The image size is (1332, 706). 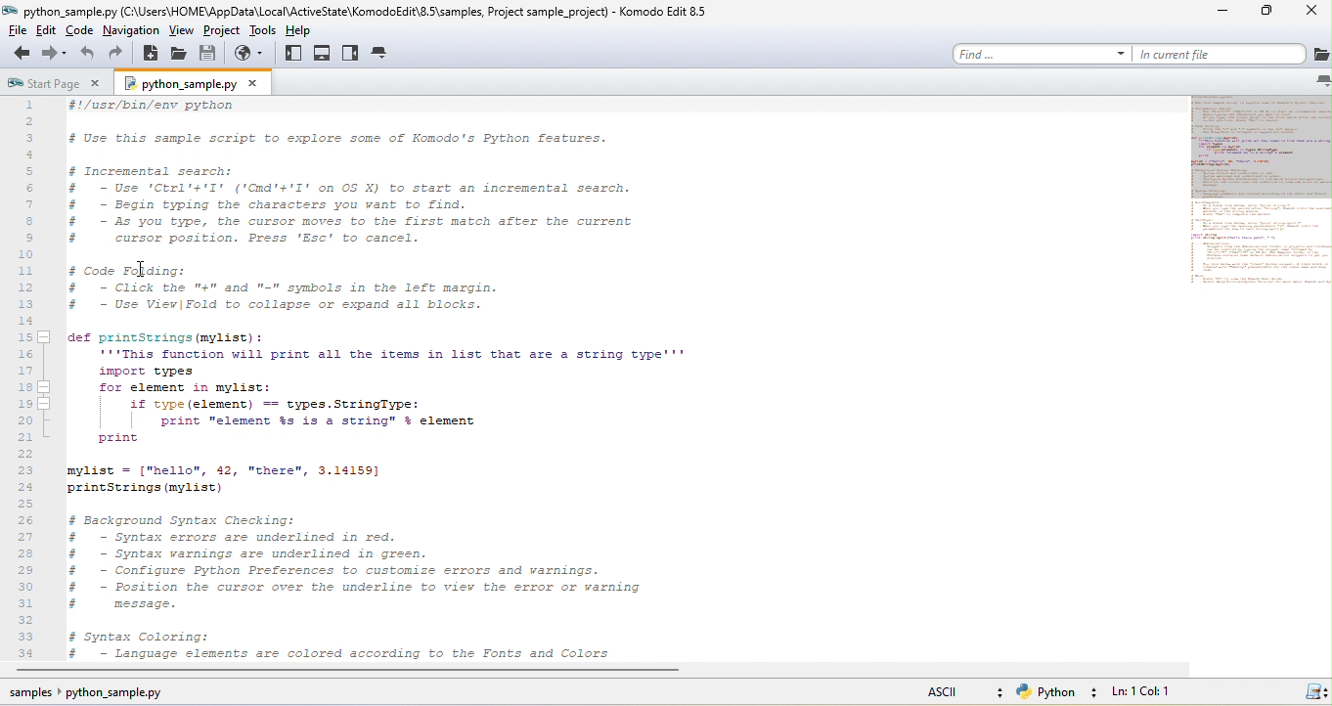 What do you see at coordinates (381, 54) in the screenshot?
I see `tab` at bounding box center [381, 54].